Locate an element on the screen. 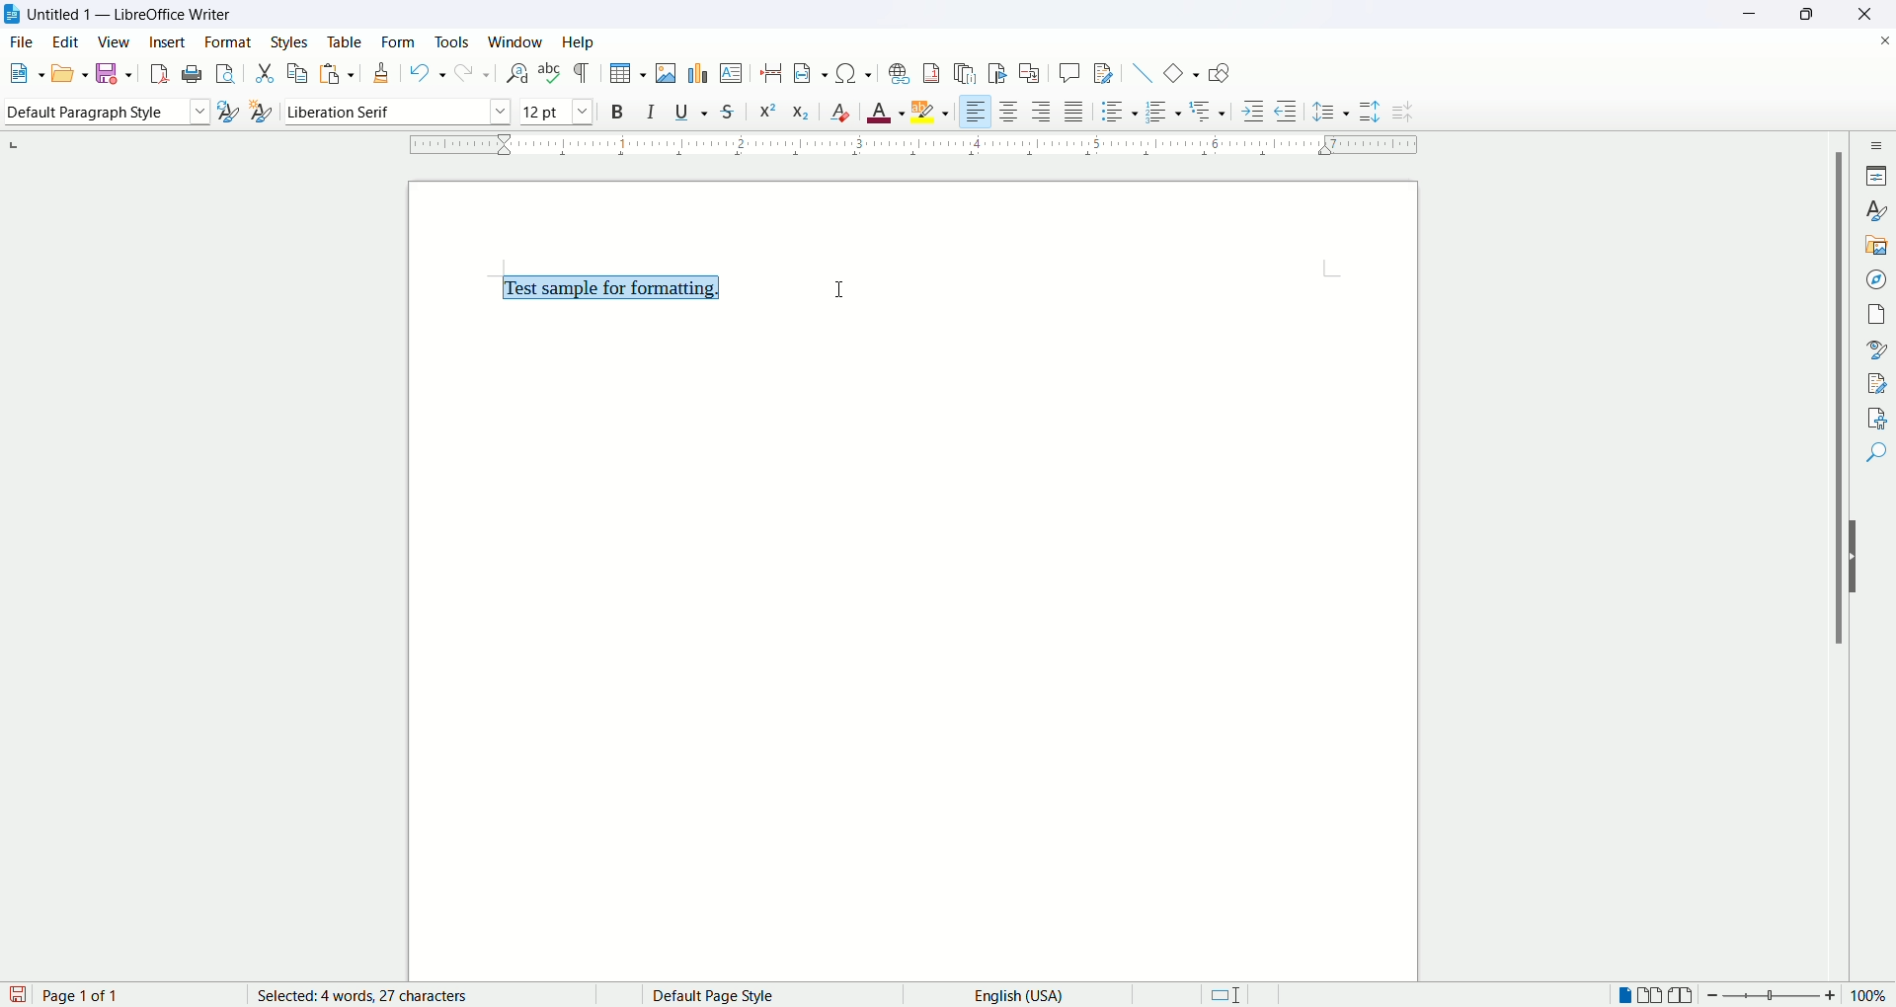  decrease indent is located at coordinates (1287, 112).